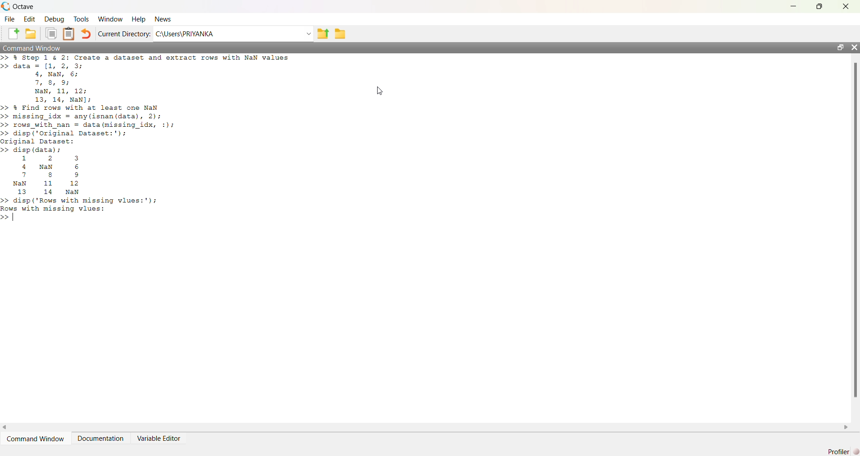 The image size is (860, 456). I want to click on folder, so click(340, 34).